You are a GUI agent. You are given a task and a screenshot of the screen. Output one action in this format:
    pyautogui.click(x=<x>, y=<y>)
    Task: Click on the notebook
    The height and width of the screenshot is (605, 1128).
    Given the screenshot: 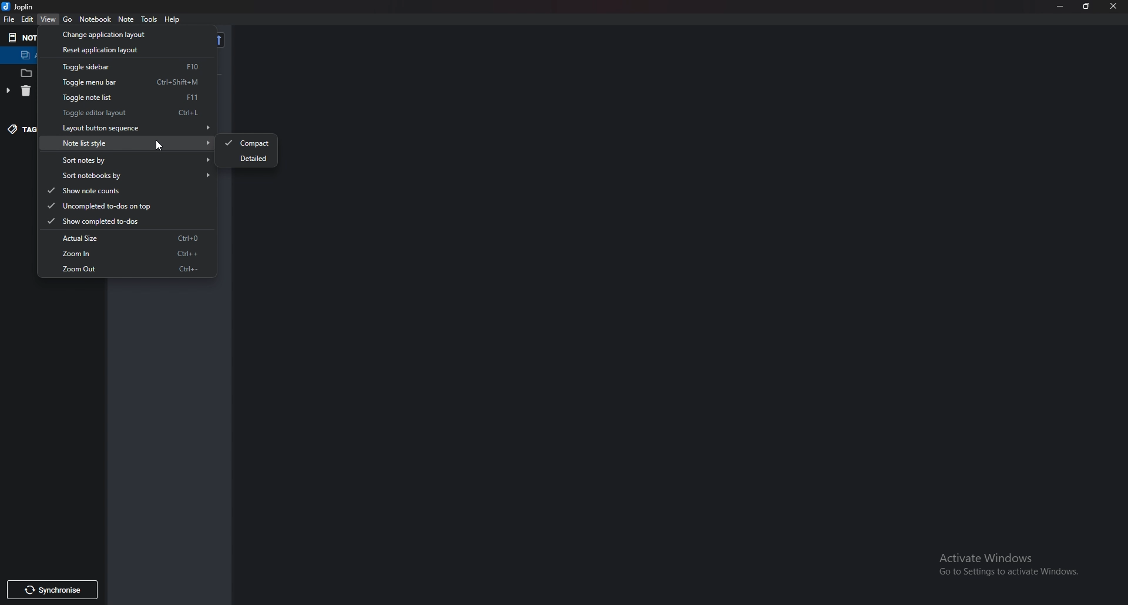 What is the action you would take?
    pyautogui.click(x=94, y=19)
    